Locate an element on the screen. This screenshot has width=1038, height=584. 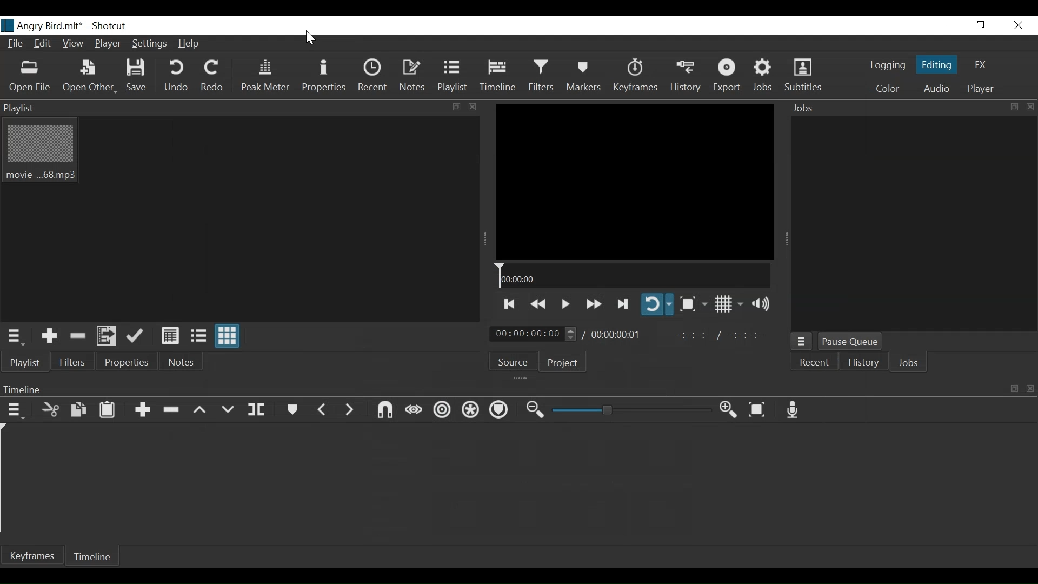
Keyframes is located at coordinates (33, 555).